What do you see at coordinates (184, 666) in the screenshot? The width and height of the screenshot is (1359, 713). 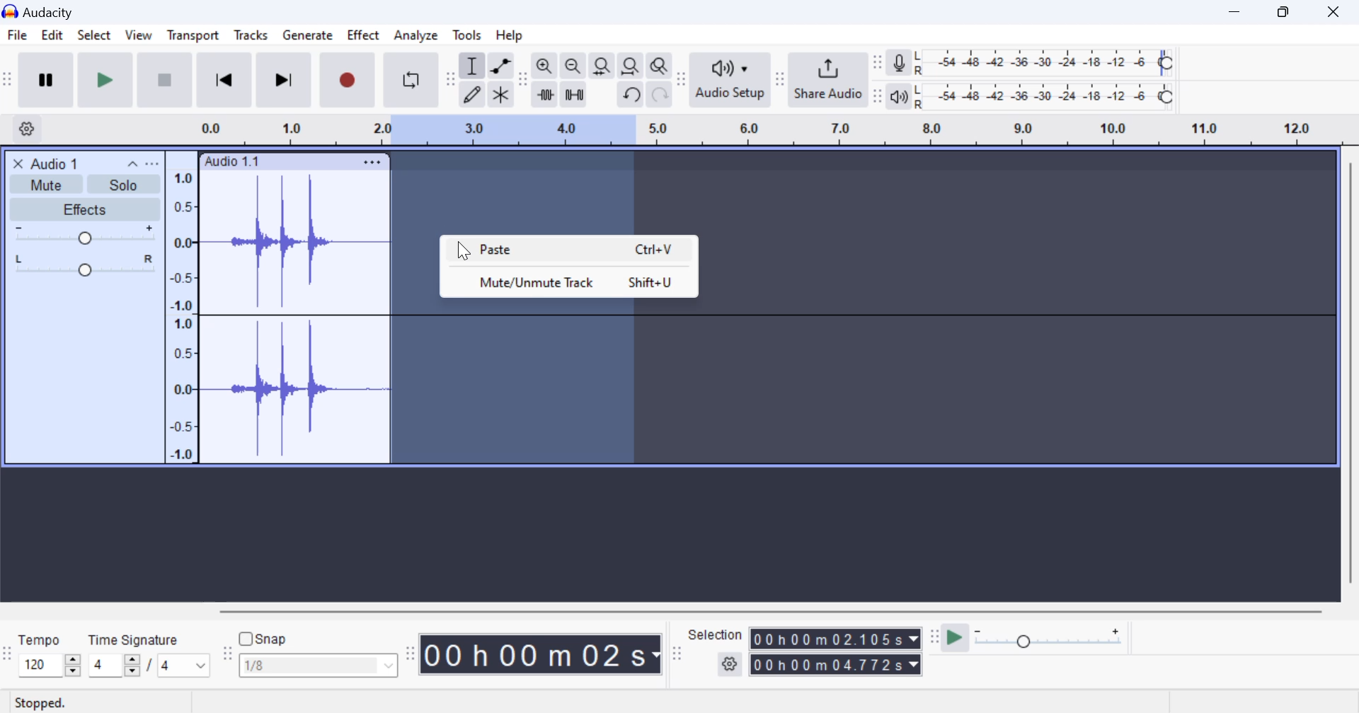 I see `Max time signature options` at bounding box center [184, 666].